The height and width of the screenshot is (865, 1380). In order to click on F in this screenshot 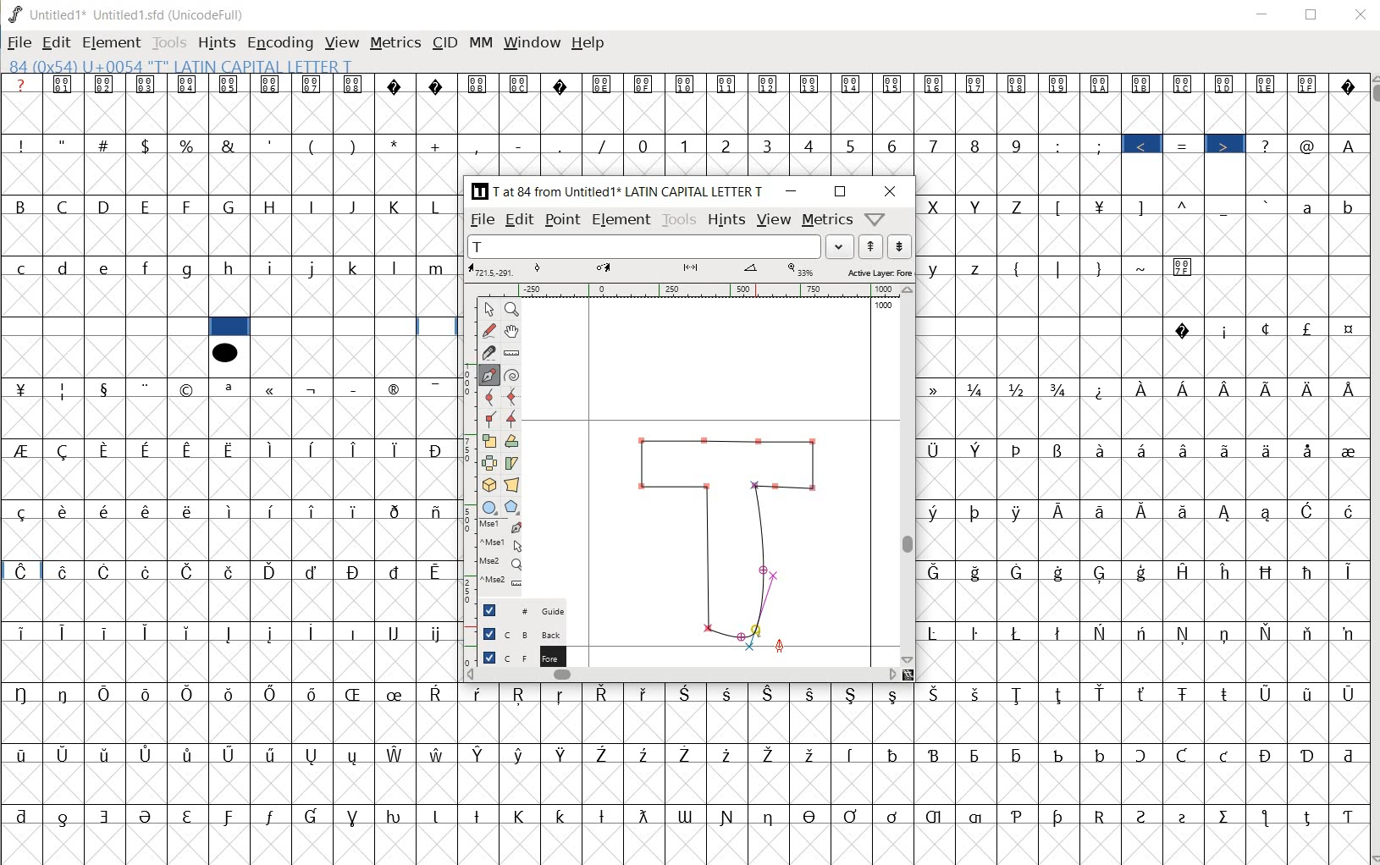, I will do `click(188, 207)`.